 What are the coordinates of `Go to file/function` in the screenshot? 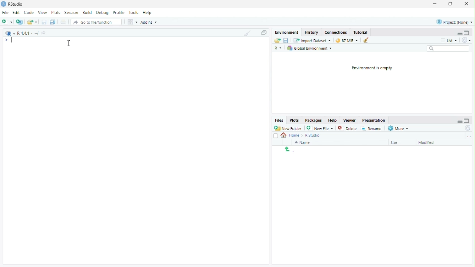 It's located at (94, 22).